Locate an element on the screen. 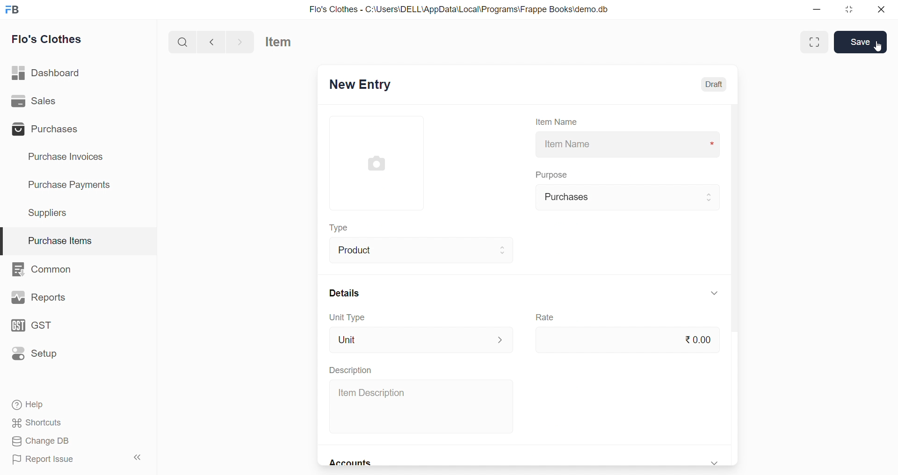  Common is located at coordinates (47, 268).